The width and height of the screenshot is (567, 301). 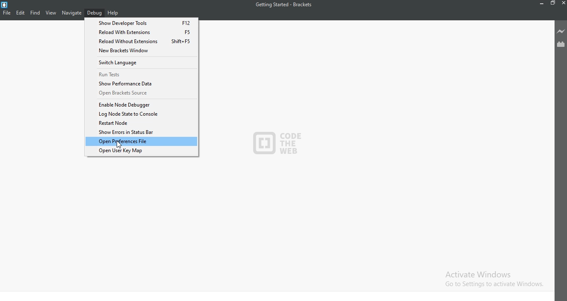 I want to click on Activate Windows. Go to settings to activate windows., so click(x=490, y=279).